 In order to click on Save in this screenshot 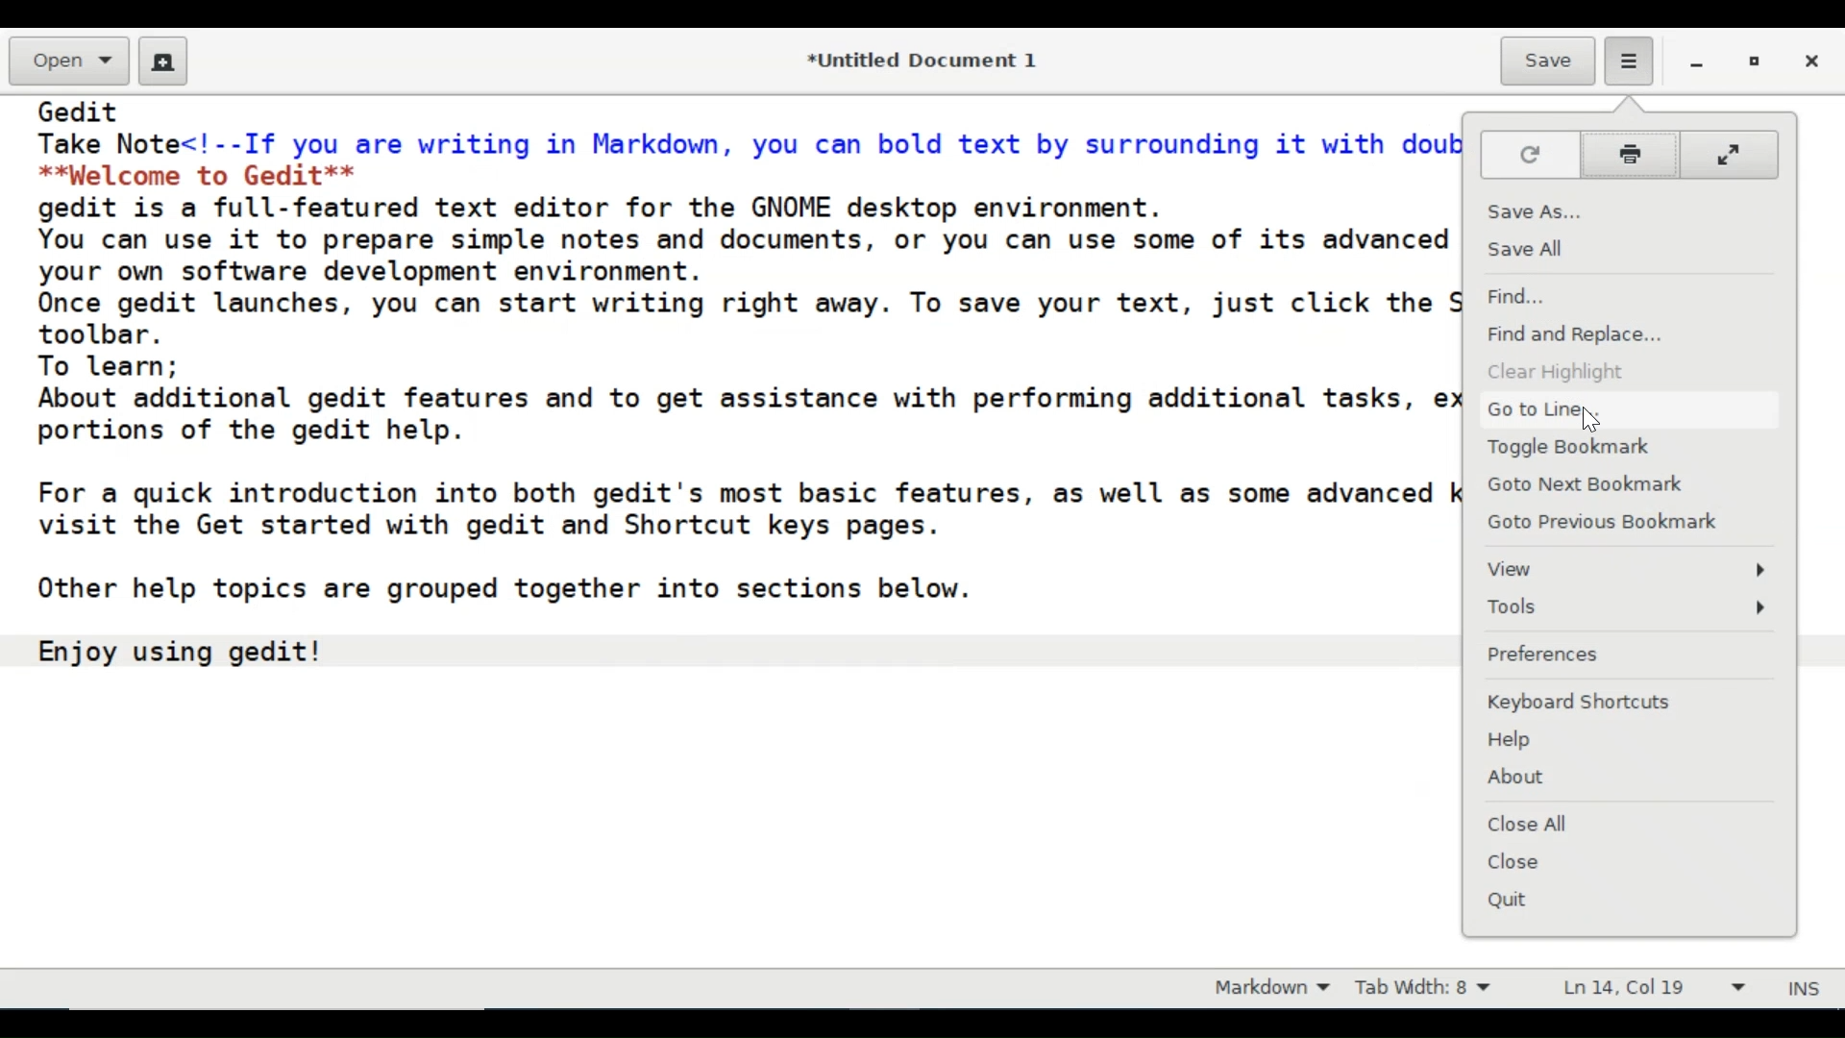, I will do `click(1547, 62)`.